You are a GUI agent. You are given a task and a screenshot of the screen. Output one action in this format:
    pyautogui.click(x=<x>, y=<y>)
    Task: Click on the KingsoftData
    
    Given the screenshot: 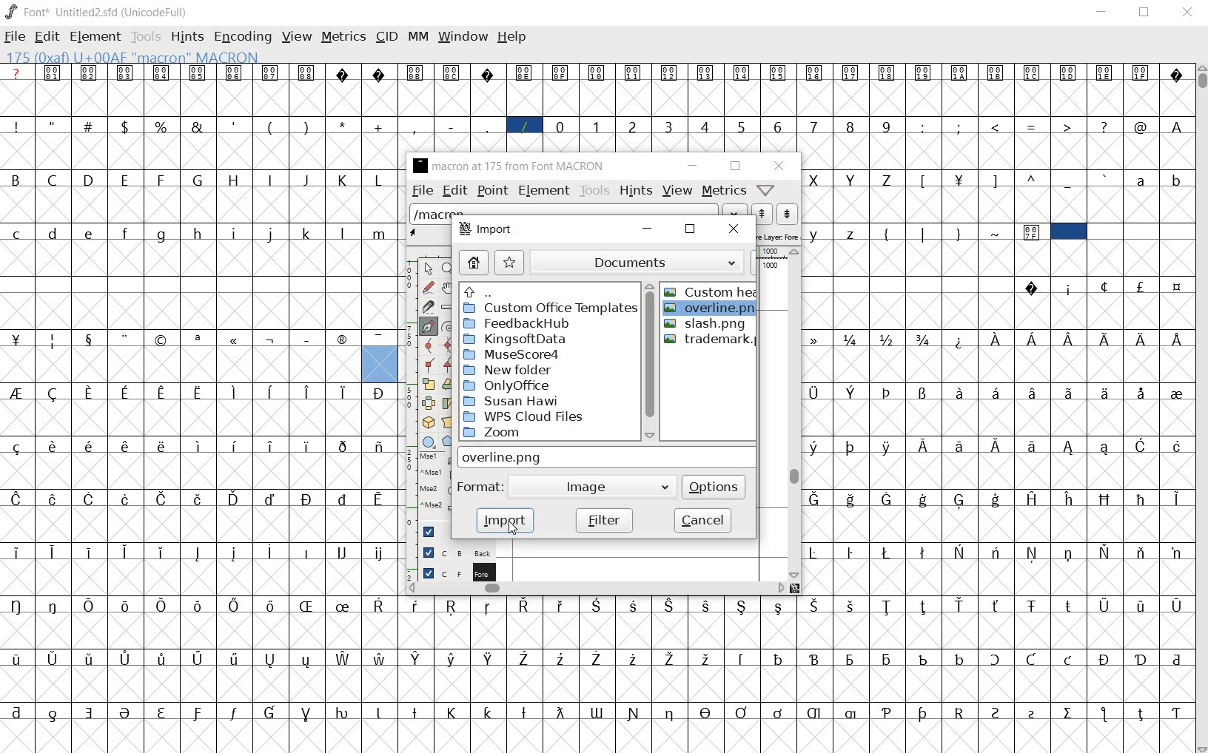 What is the action you would take?
    pyautogui.click(x=528, y=340)
    